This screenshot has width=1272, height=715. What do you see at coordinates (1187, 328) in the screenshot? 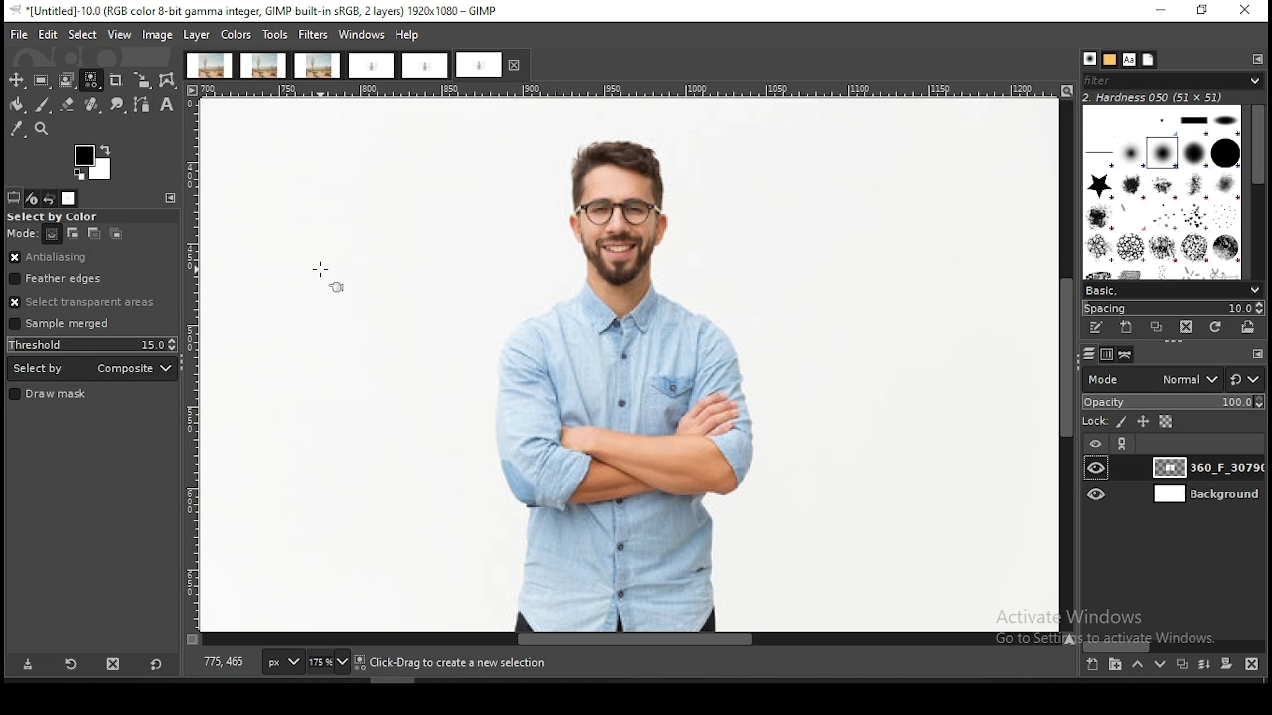
I see `delete brush` at bounding box center [1187, 328].